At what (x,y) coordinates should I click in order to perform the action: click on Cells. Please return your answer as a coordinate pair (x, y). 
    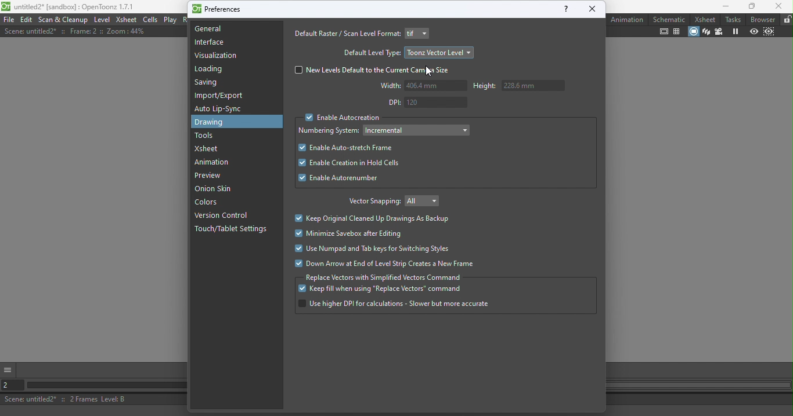
    Looking at the image, I should click on (150, 20).